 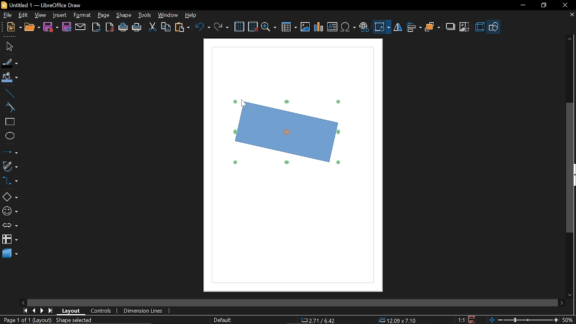 What do you see at coordinates (144, 16) in the screenshot?
I see `Tools` at bounding box center [144, 16].